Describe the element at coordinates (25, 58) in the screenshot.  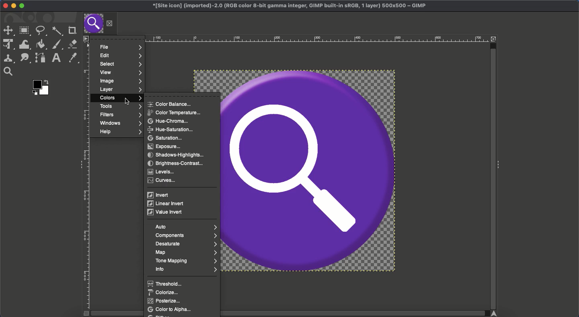
I see `Smudge tool` at that location.